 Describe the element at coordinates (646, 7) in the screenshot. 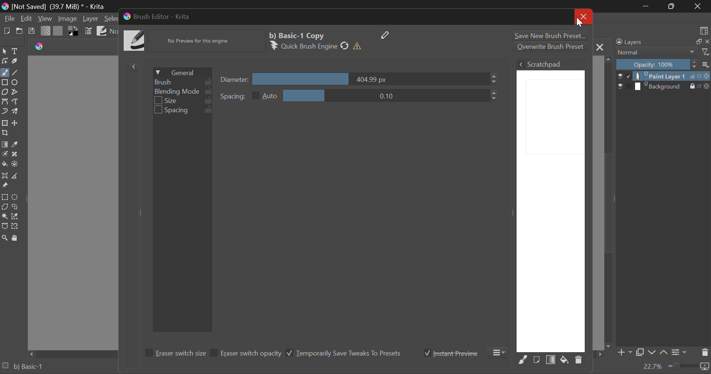

I see `Restore Down` at that location.